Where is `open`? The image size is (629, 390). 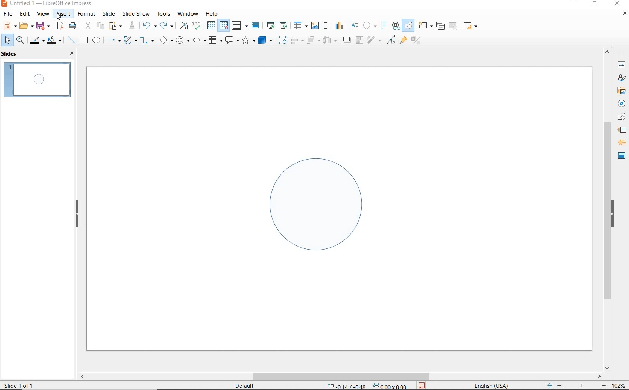
open is located at coordinates (25, 26).